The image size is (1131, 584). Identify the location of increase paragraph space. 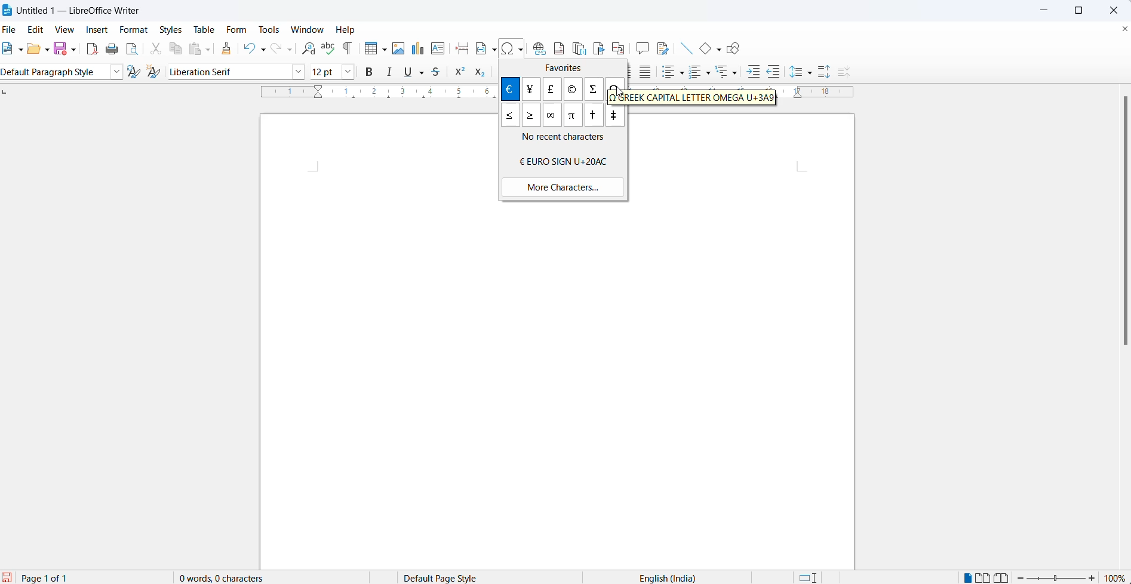
(830, 69).